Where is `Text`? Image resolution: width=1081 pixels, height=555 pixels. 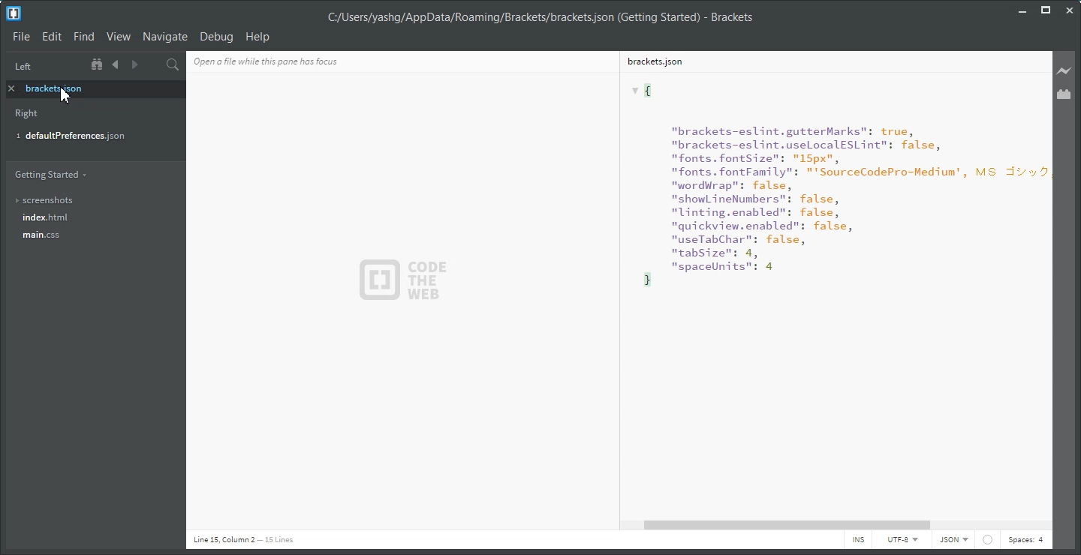 Text is located at coordinates (830, 294).